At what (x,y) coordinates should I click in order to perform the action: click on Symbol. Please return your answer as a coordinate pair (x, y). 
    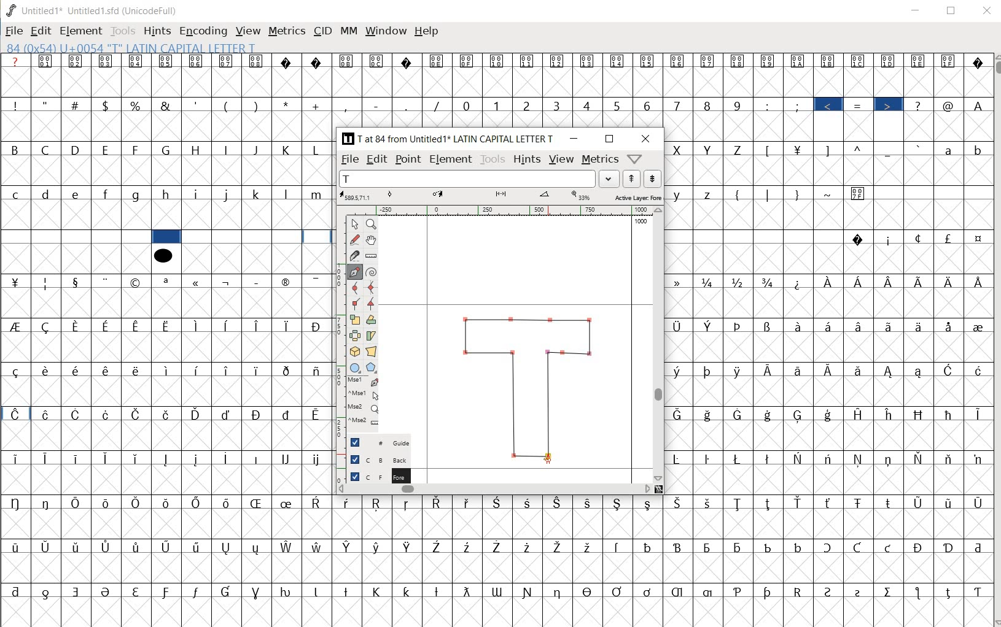
    Looking at the image, I should click on (107, 61).